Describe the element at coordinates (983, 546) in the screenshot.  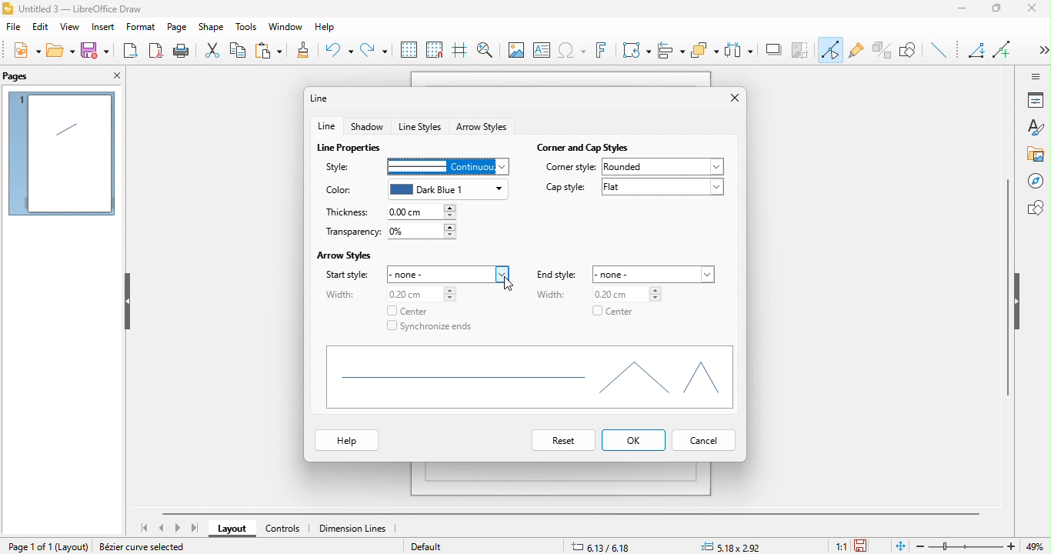
I see `zoom` at that location.